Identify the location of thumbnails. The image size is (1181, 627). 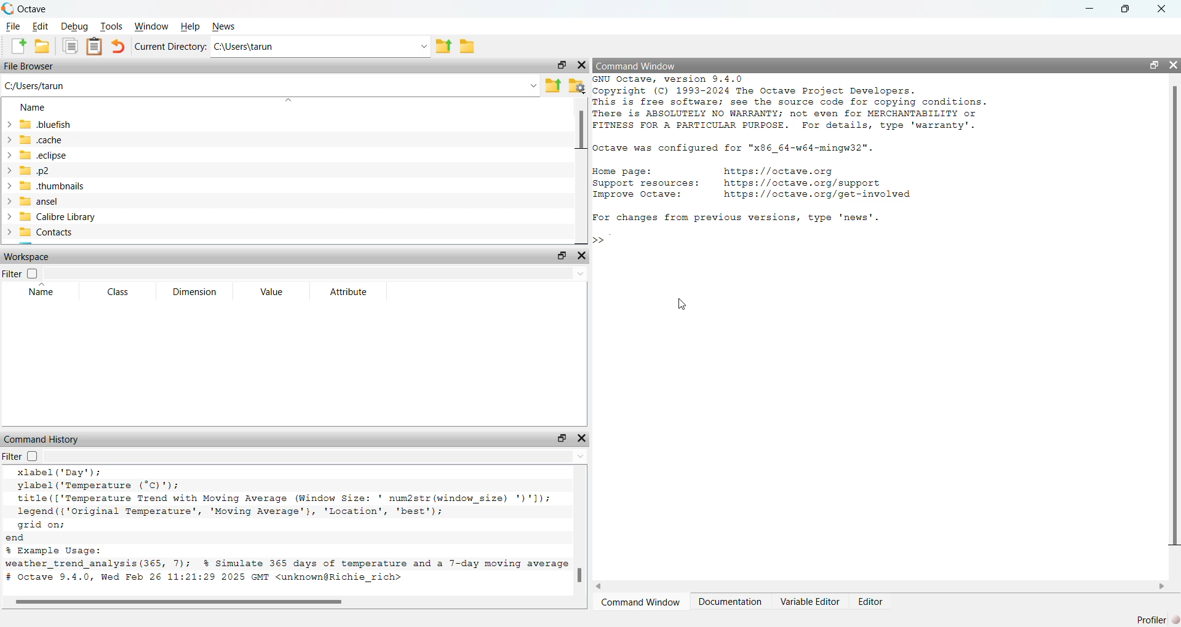
(47, 186).